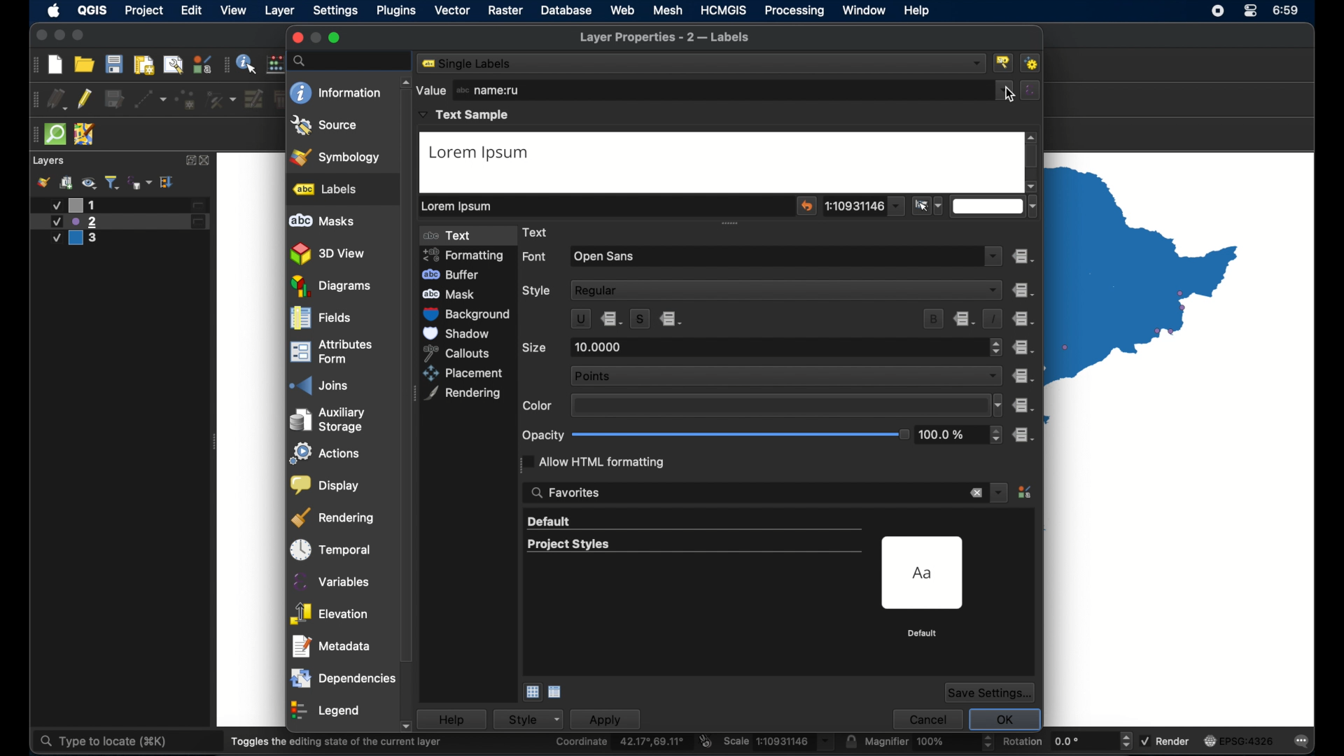 Image resolution: width=1344 pixels, height=756 pixels. I want to click on style manager, so click(1026, 493).